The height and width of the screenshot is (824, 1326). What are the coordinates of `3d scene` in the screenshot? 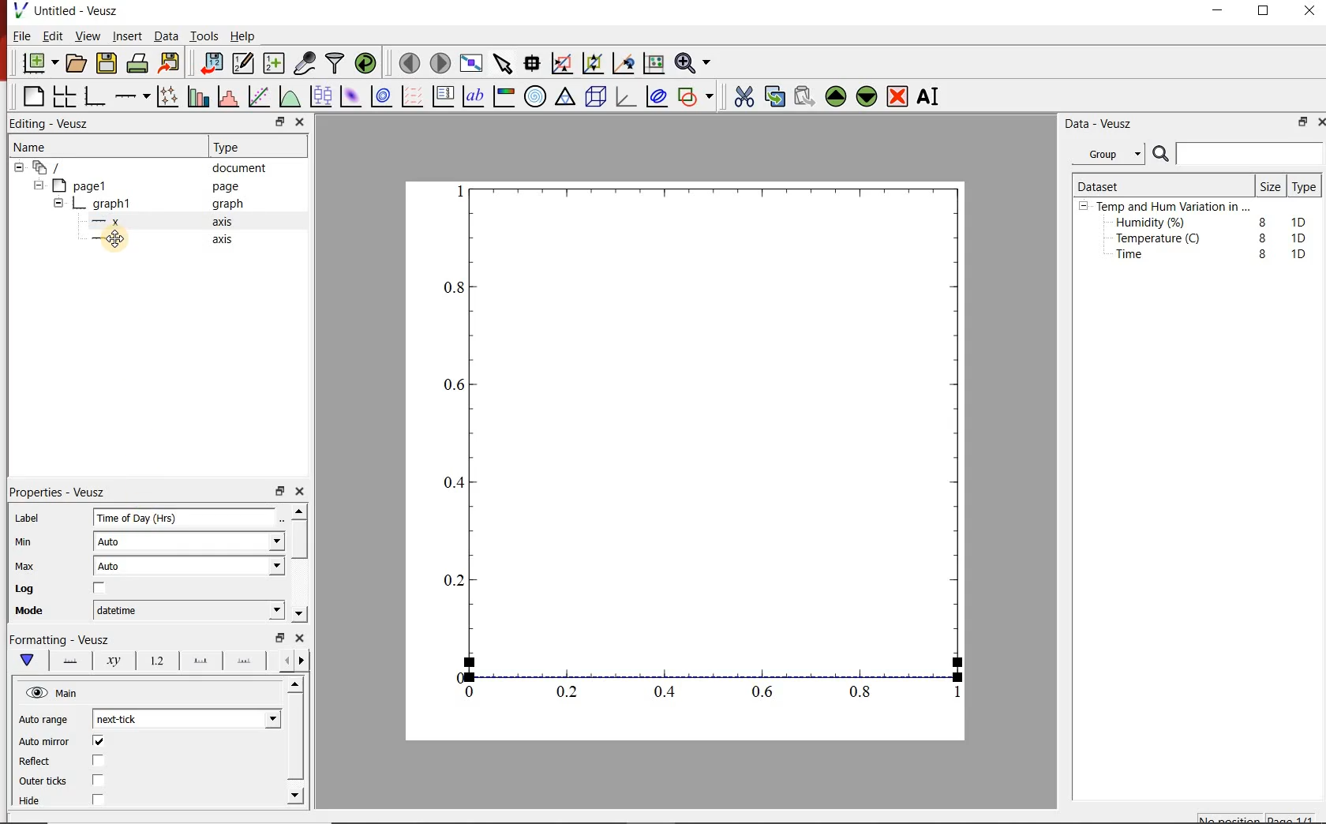 It's located at (597, 99).